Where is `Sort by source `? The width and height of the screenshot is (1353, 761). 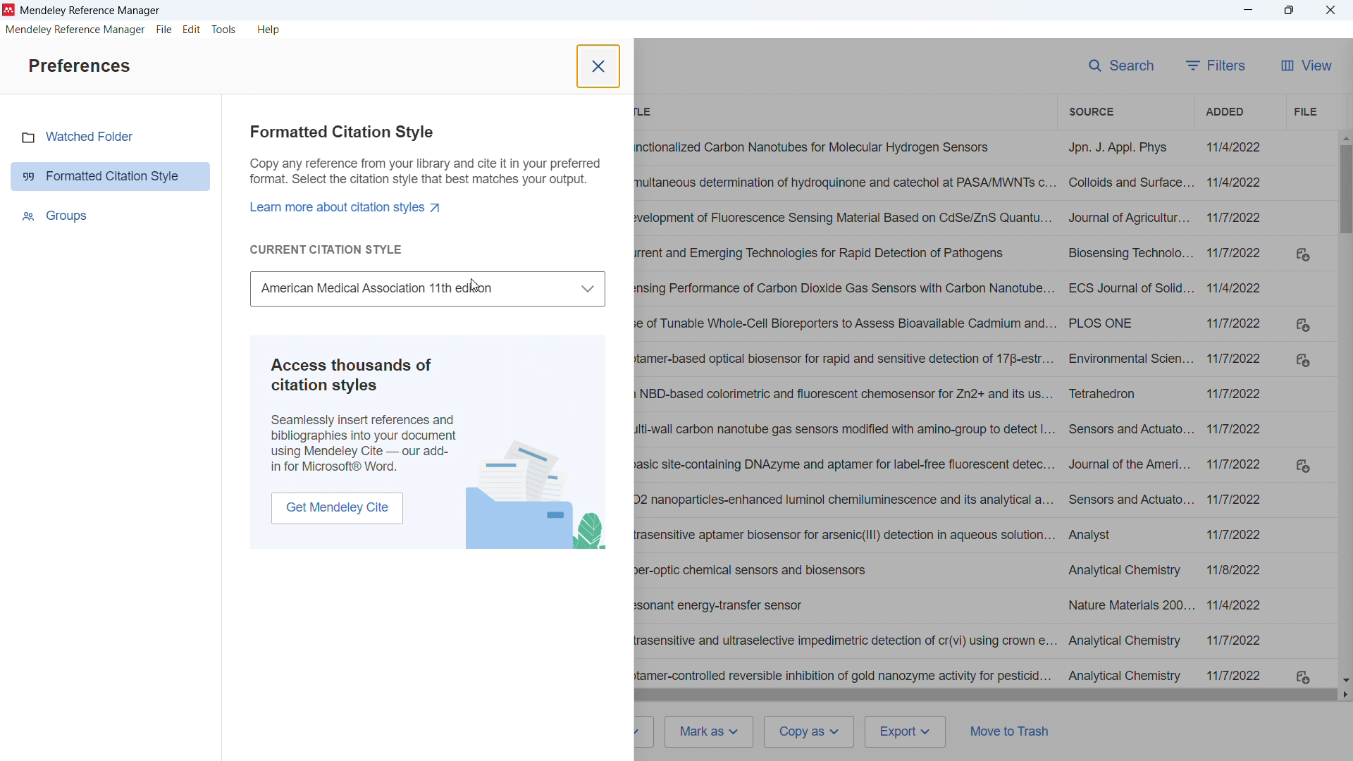
Sort by source  is located at coordinates (1089, 111).